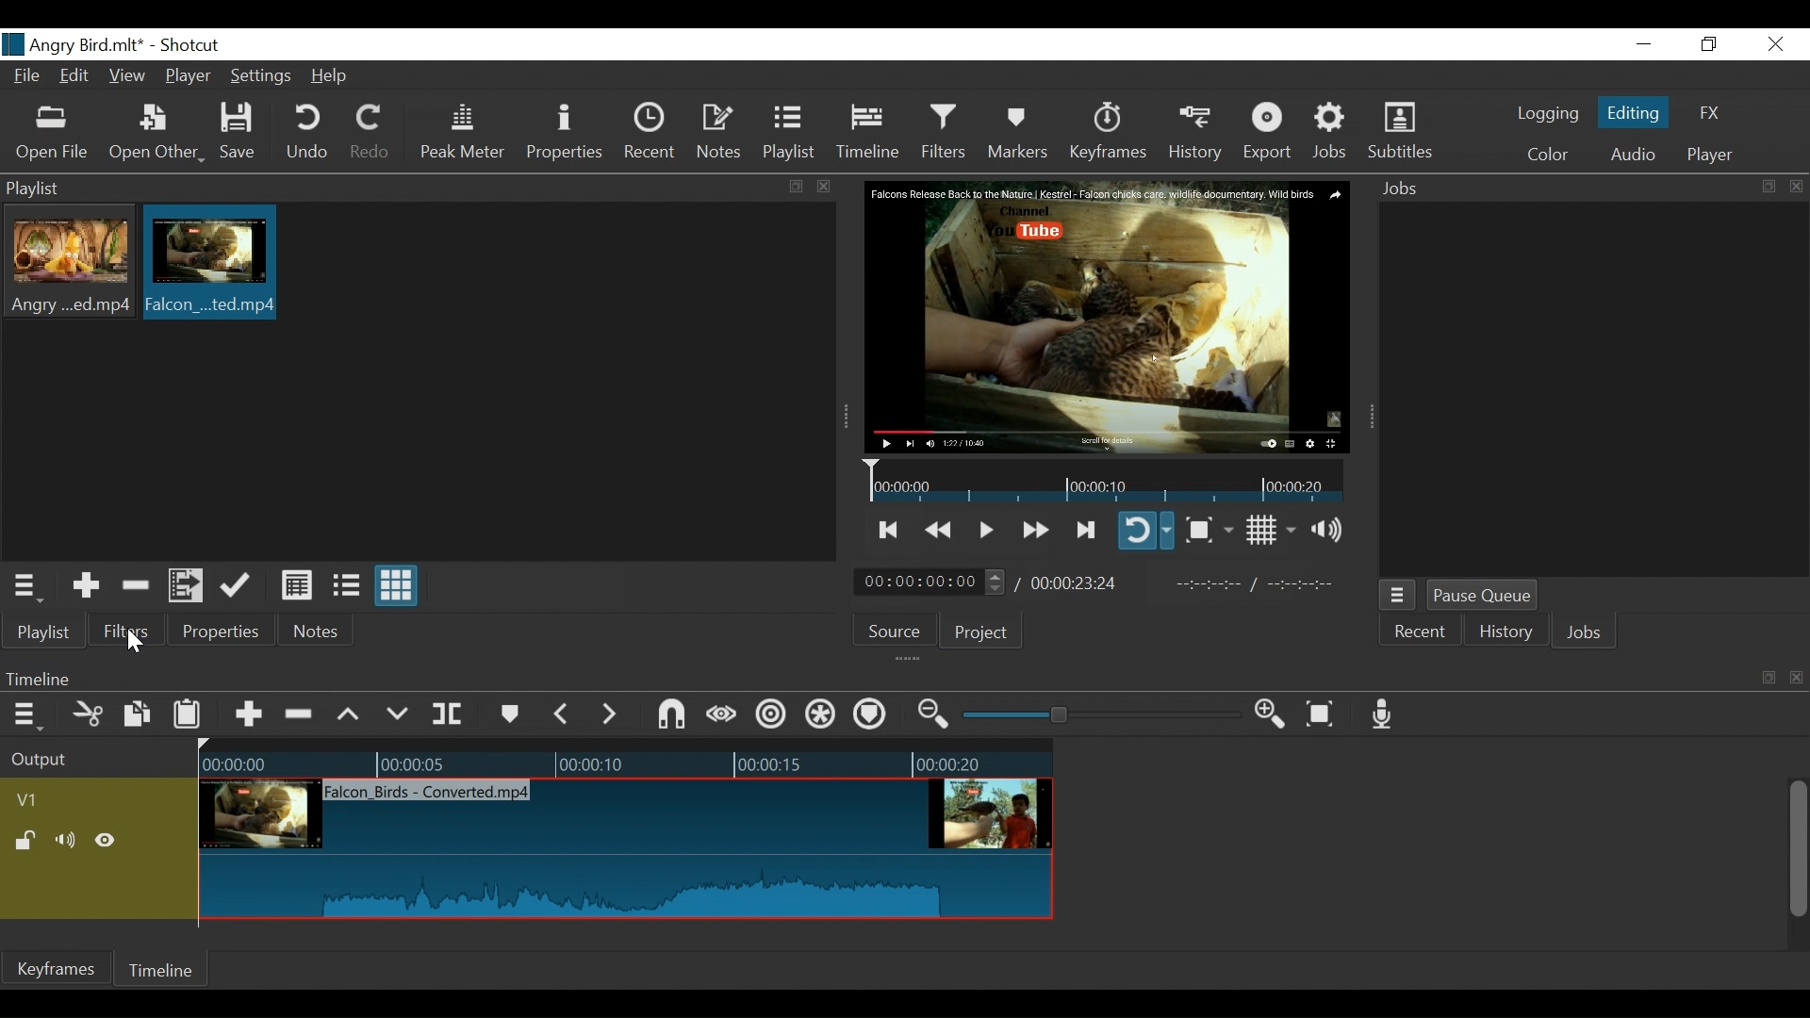 Image resolution: width=1810 pixels, height=1018 pixels. What do you see at coordinates (156, 133) in the screenshot?
I see `Open Other` at bounding box center [156, 133].